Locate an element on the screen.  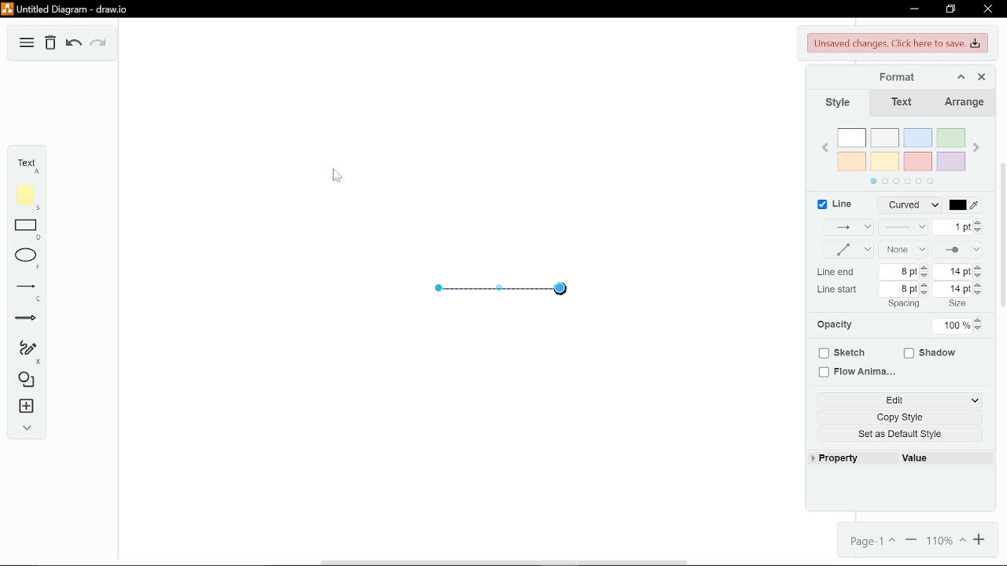
Colors is located at coordinates (902, 159).